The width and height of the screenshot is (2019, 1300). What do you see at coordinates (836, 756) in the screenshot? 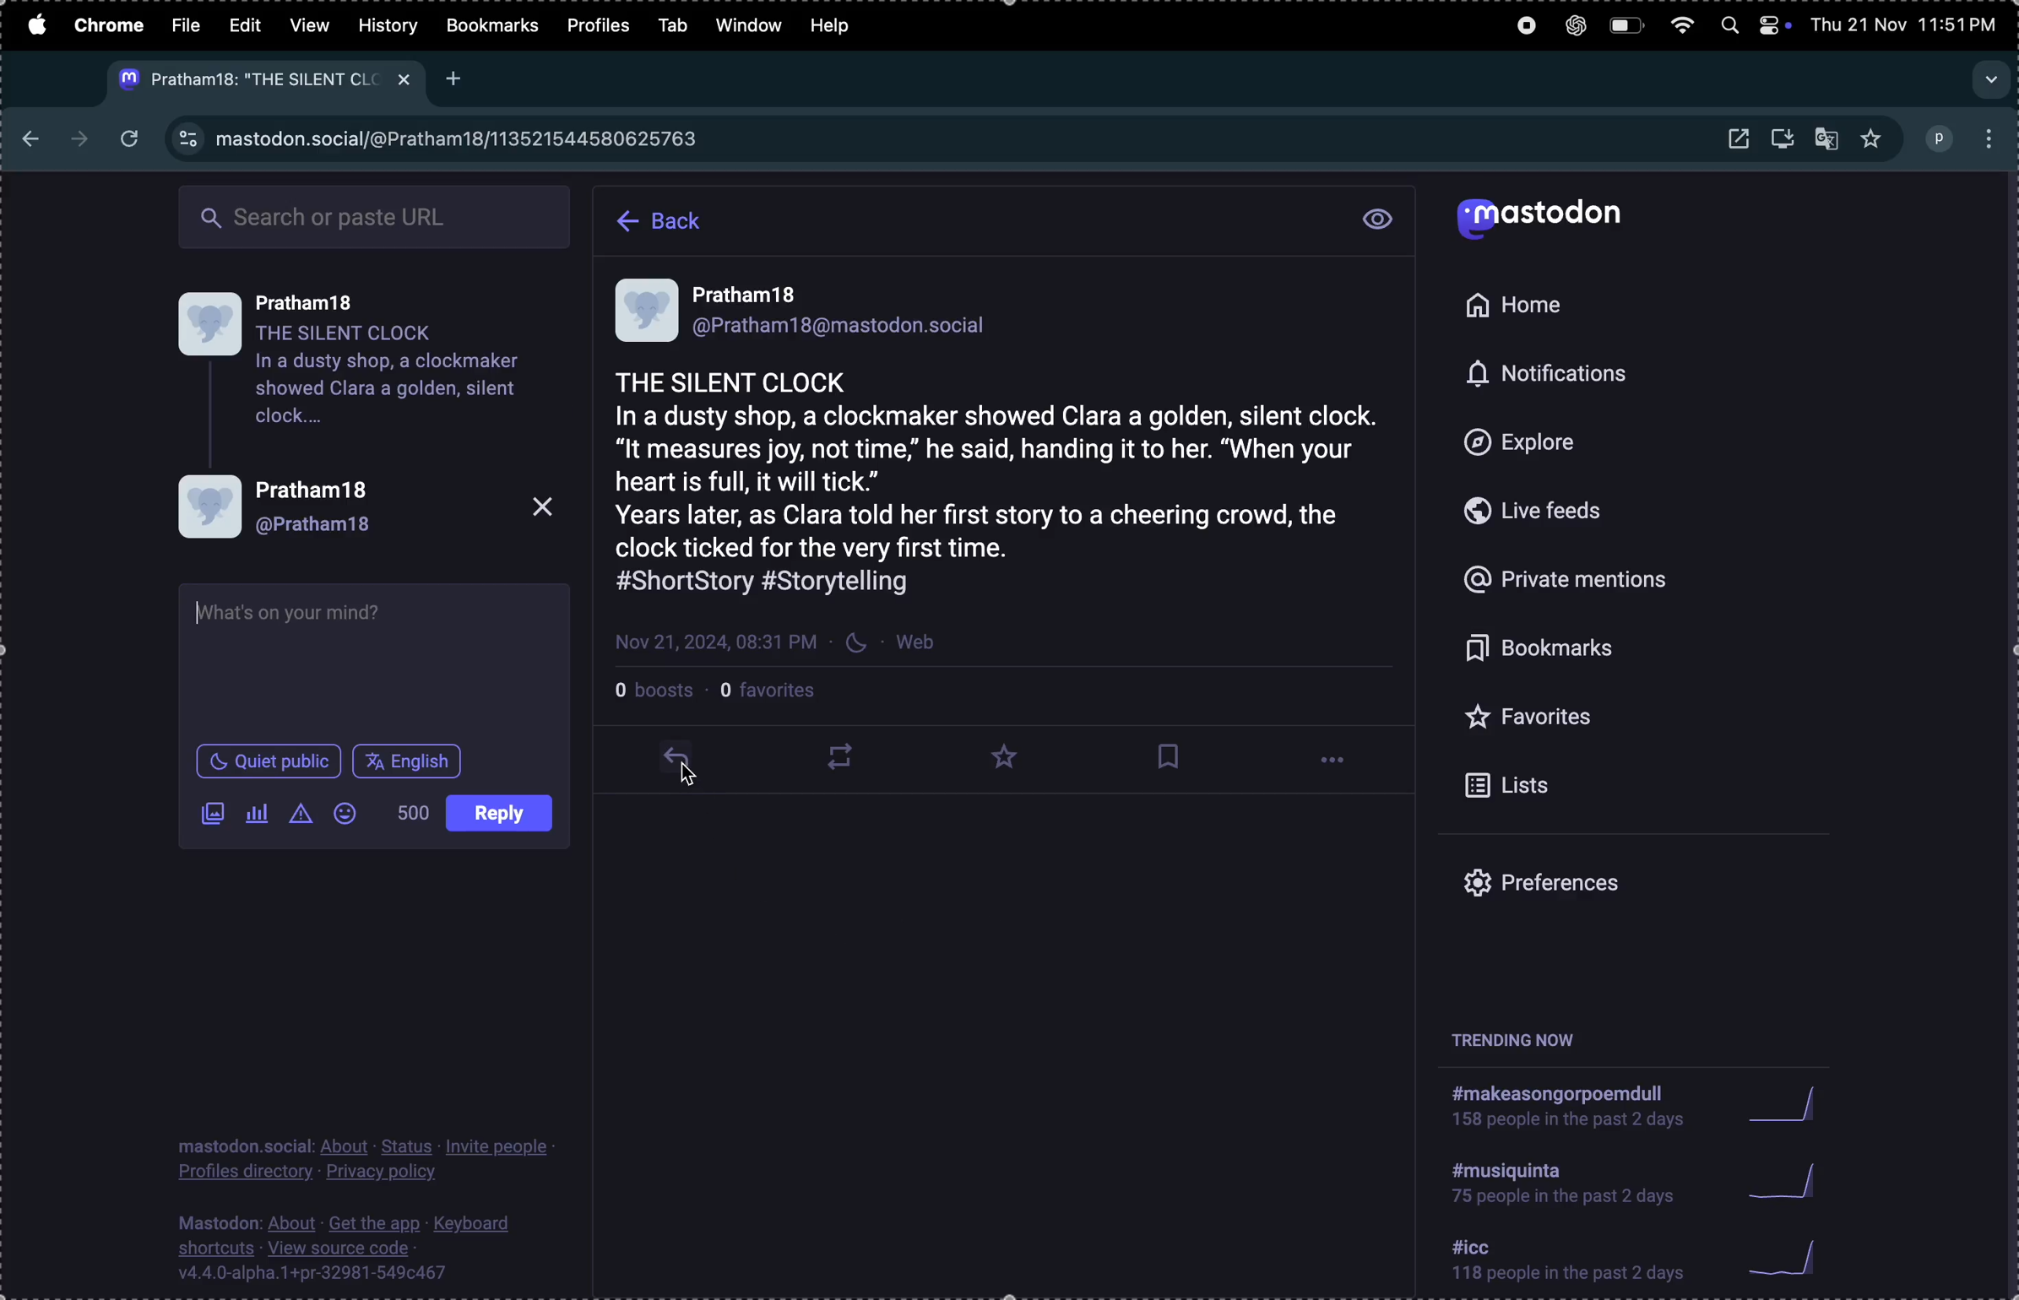
I see `loopplay` at bounding box center [836, 756].